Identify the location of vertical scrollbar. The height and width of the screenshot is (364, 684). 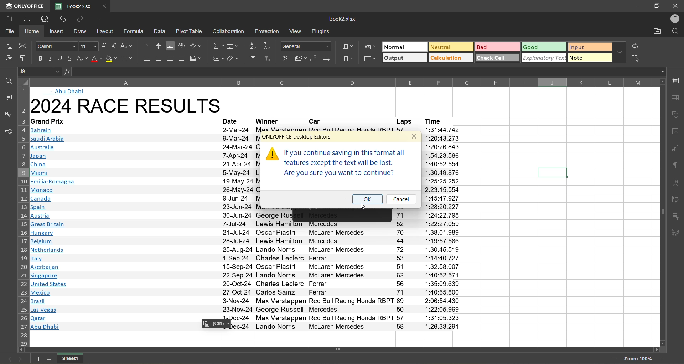
(662, 212).